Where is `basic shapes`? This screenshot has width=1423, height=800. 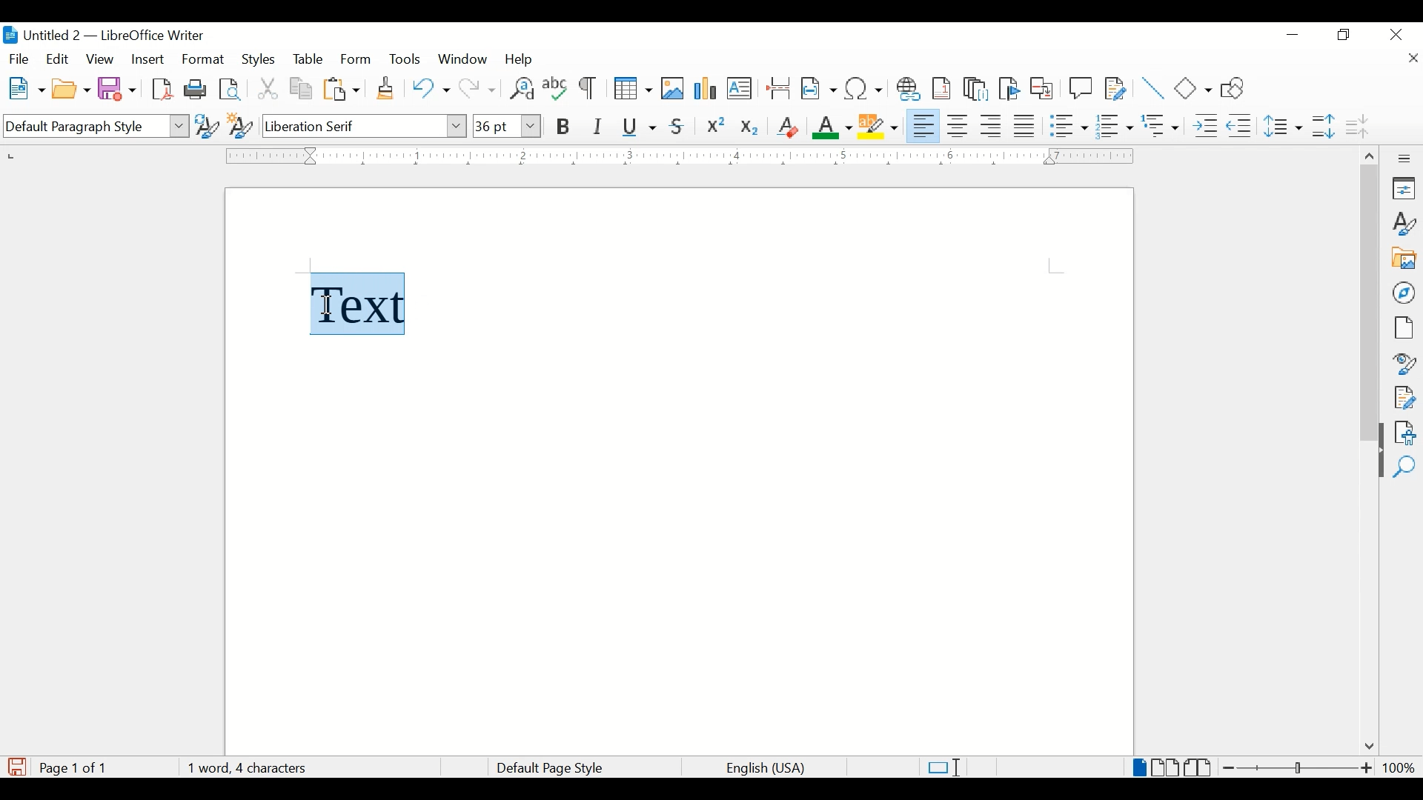 basic shapes is located at coordinates (1194, 88).